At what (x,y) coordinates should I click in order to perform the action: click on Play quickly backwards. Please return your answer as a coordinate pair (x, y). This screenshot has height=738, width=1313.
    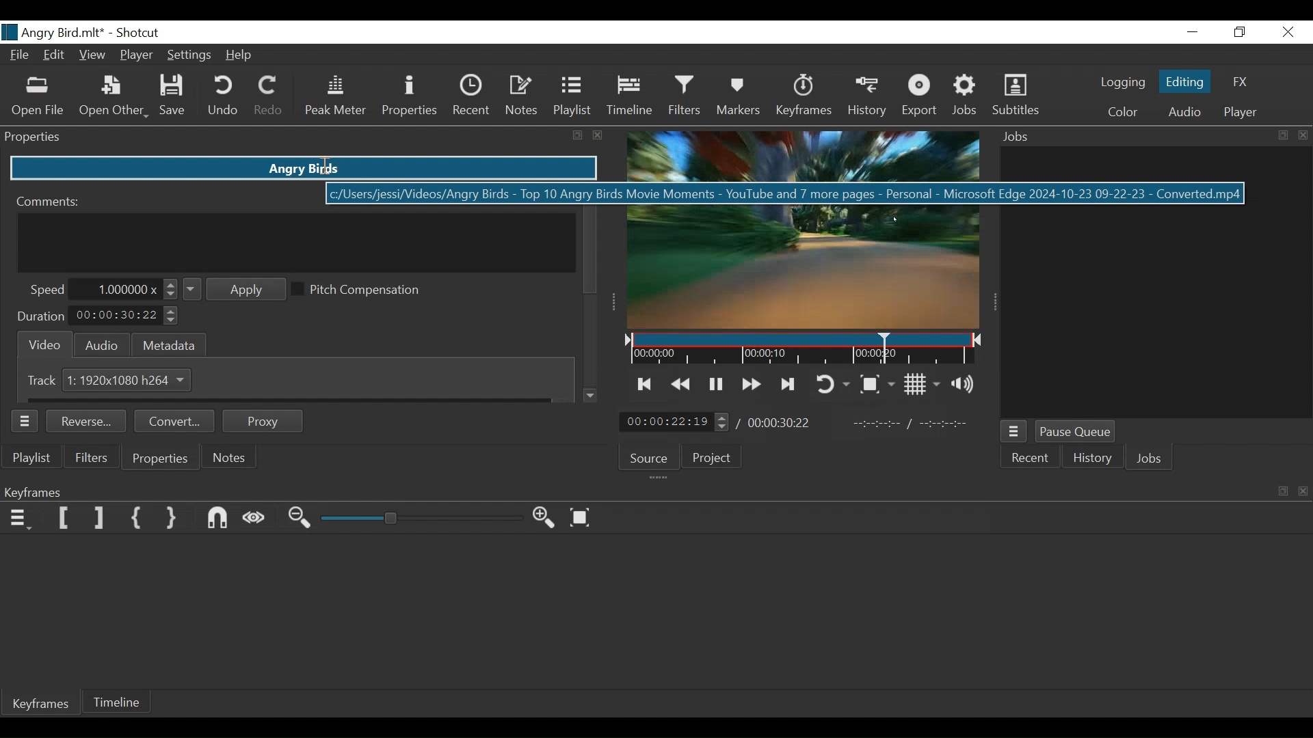
    Looking at the image, I should click on (682, 384).